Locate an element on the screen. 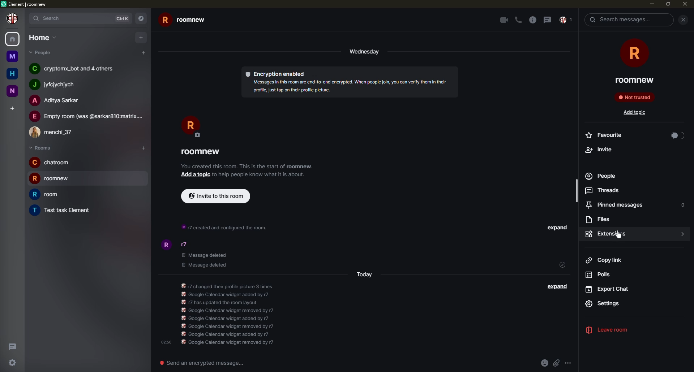  more is located at coordinates (567, 363).